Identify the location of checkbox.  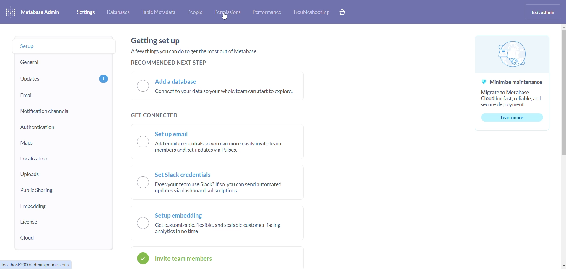
(143, 183).